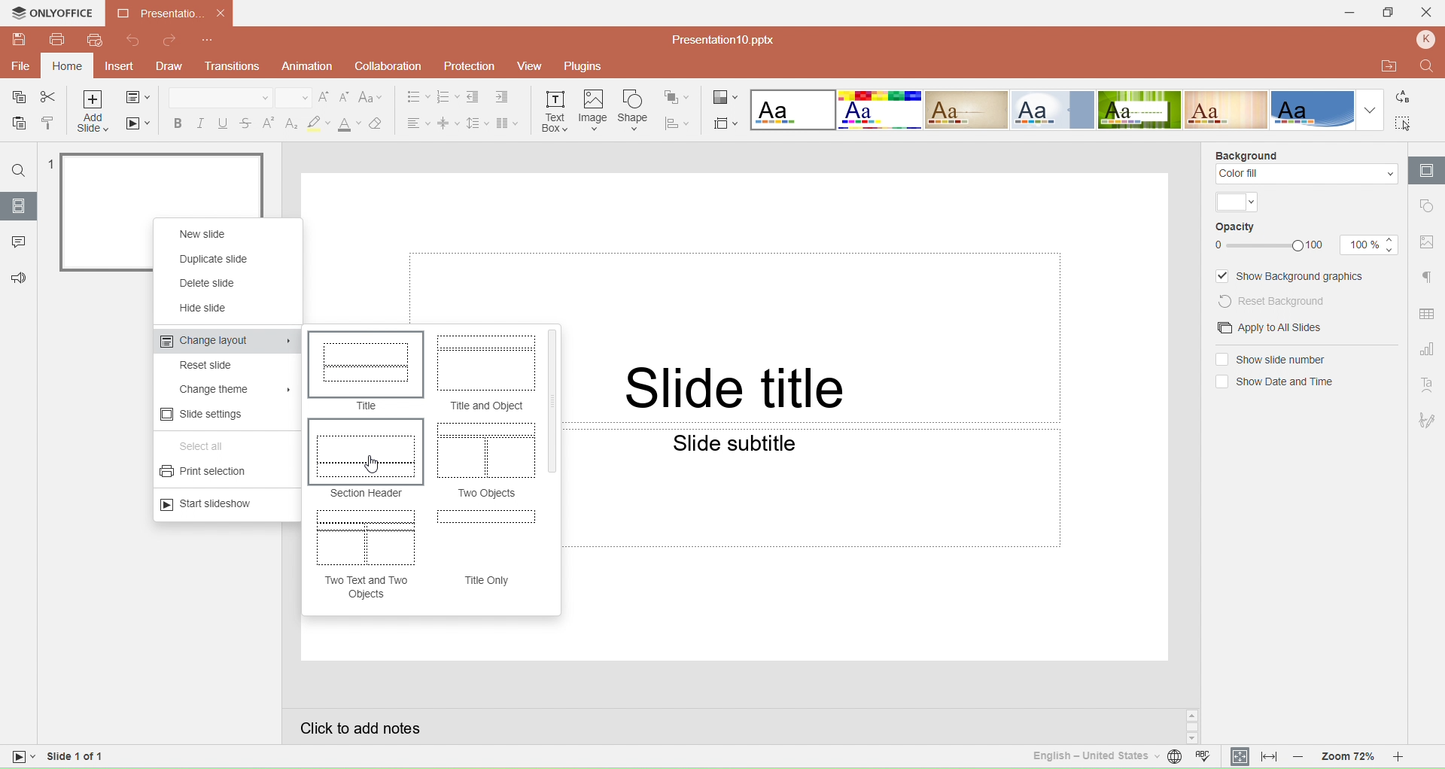  What do you see at coordinates (366, 538) in the screenshot?
I see `Two text and two objects Preview Layout` at bounding box center [366, 538].